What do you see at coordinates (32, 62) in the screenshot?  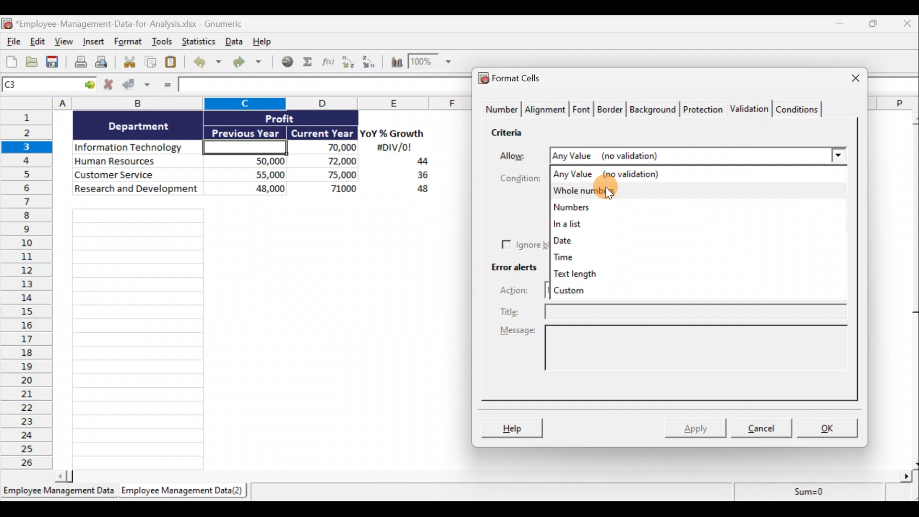 I see `Open a file` at bounding box center [32, 62].